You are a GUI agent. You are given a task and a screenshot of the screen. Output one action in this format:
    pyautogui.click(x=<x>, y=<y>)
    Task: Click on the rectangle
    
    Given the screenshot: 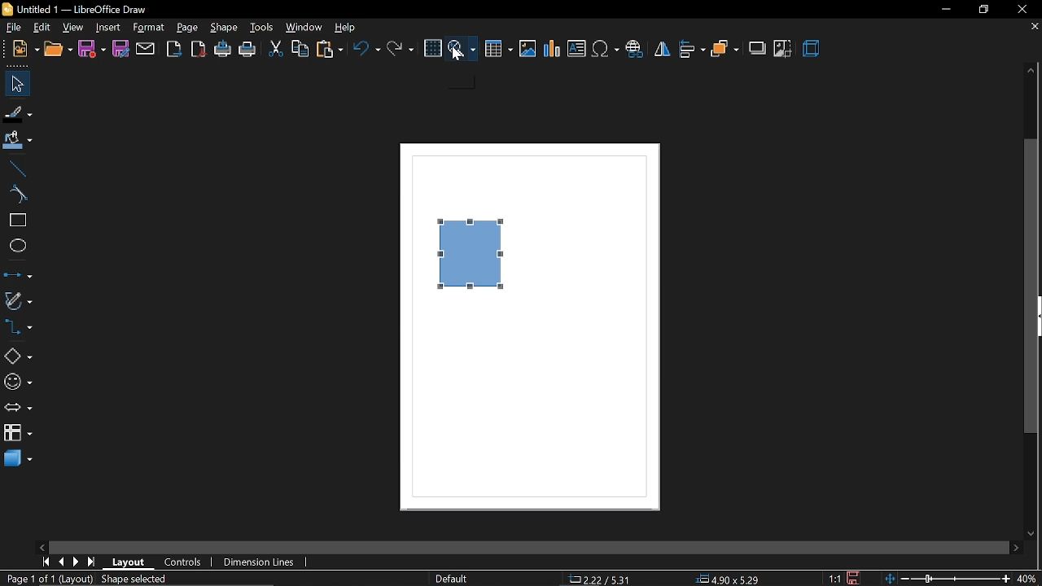 What is the action you would take?
    pyautogui.click(x=16, y=219)
    